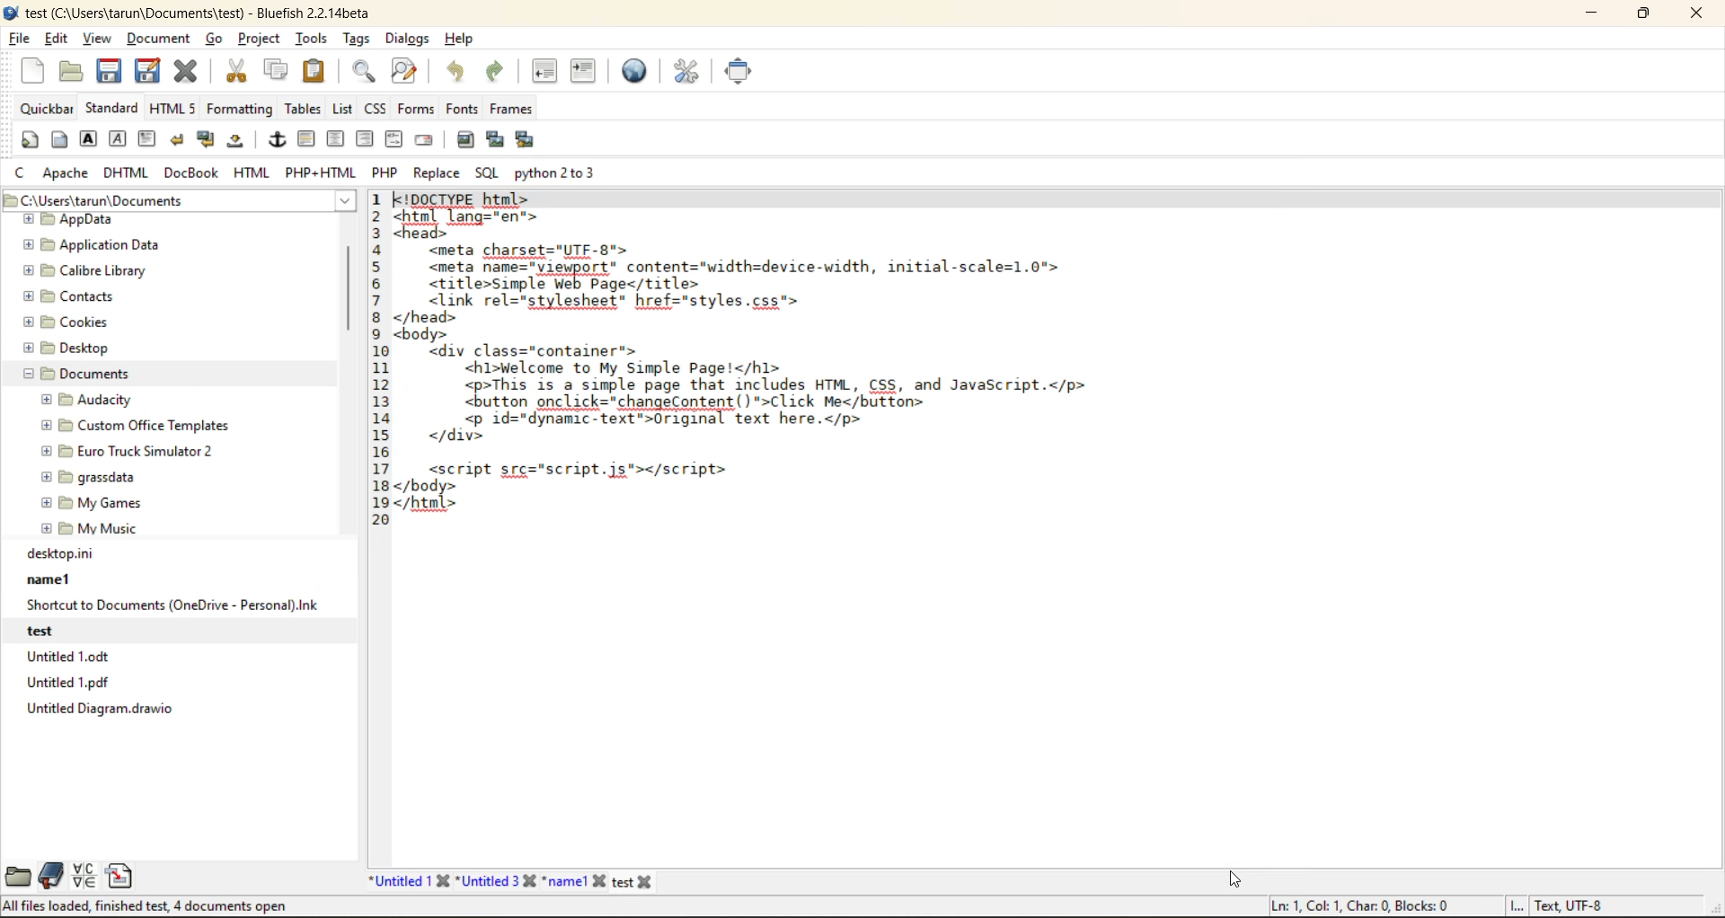  Describe the element at coordinates (549, 72) in the screenshot. I see `unindent ` at that location.